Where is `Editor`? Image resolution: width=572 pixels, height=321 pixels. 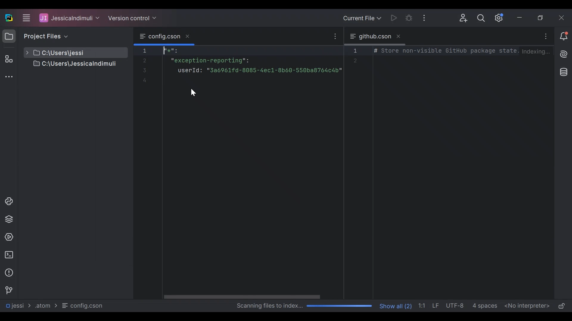
Editor is located at coordinates (236, 169).